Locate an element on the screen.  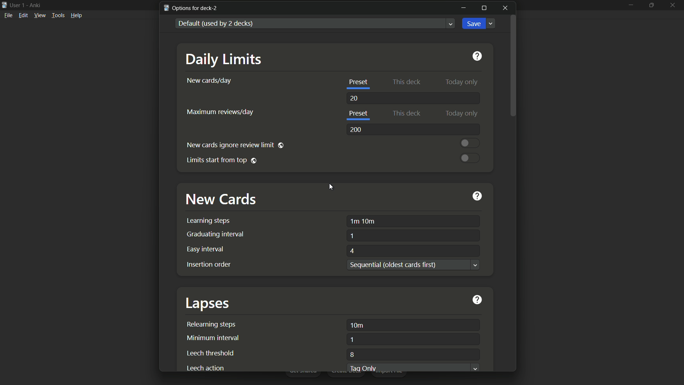
Dropdown is located at coordinates (476, 264).